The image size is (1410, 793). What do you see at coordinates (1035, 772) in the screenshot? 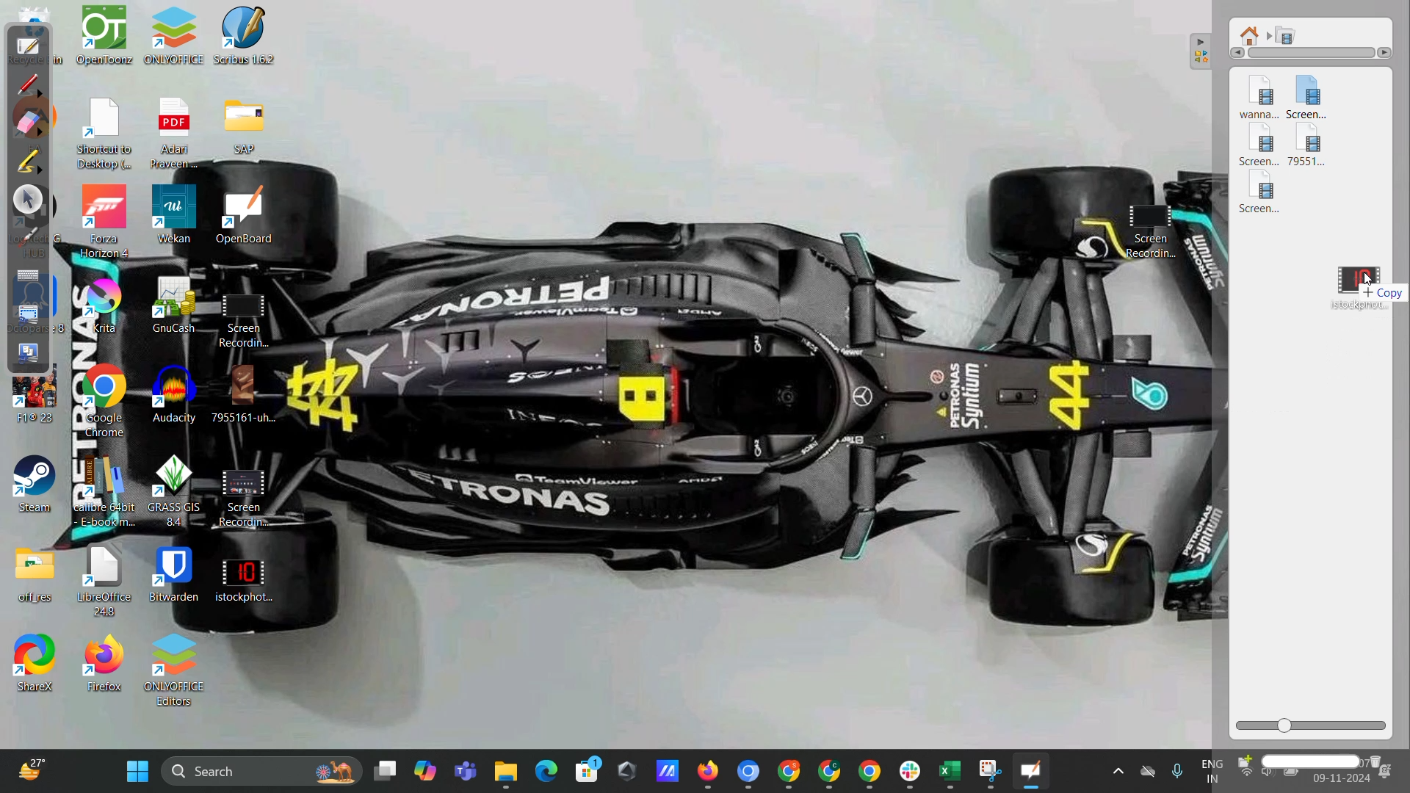
I see `minimized Openboard` at bounding box center [1035, 772].